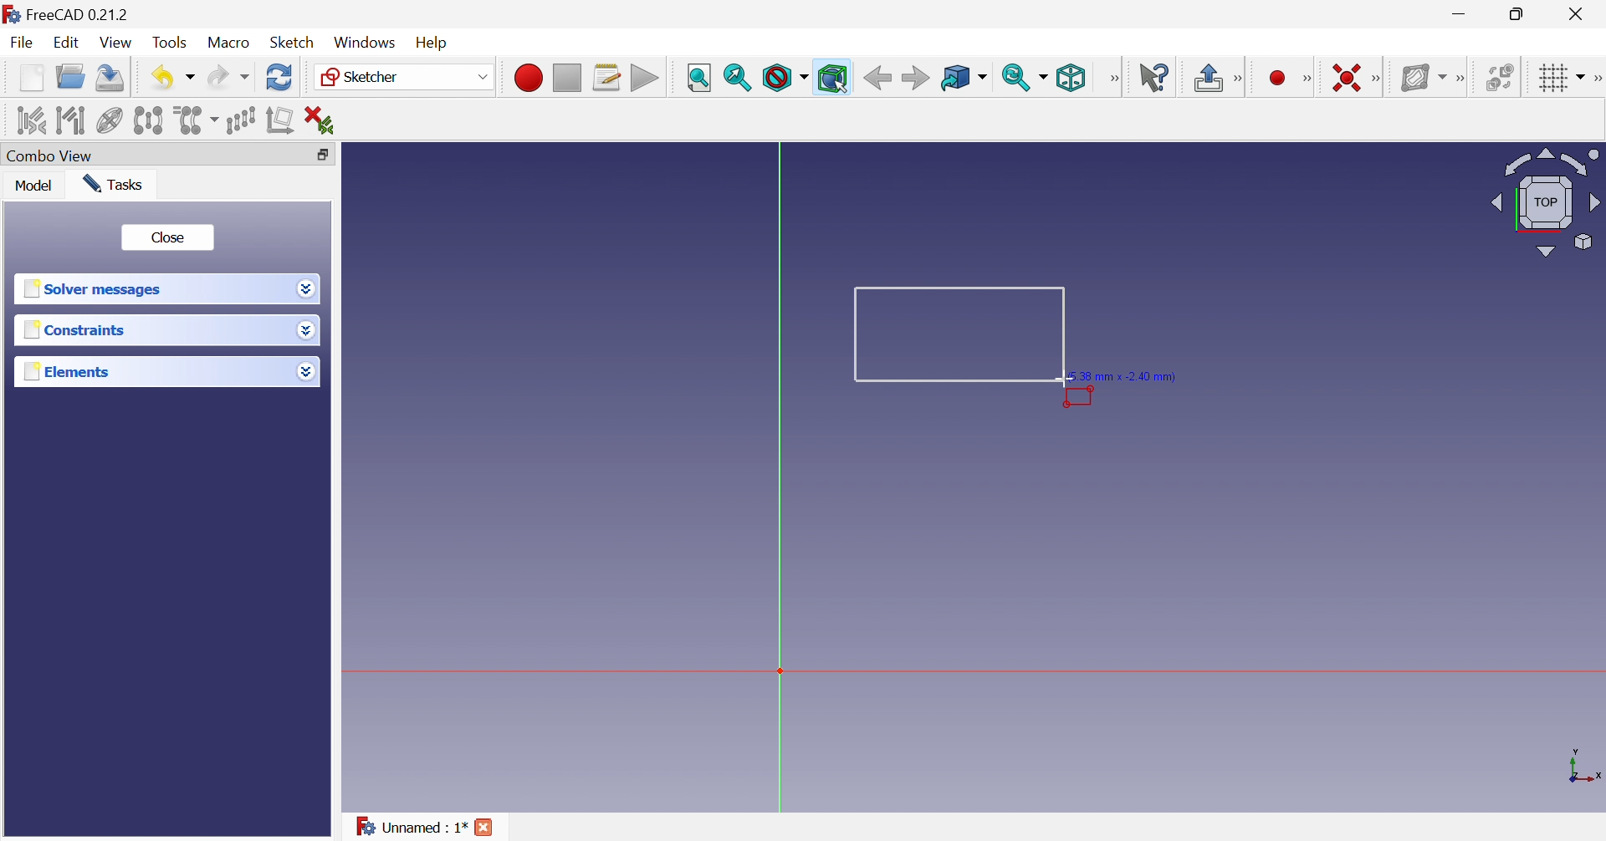  I want to click on logo, so click(11, 14).